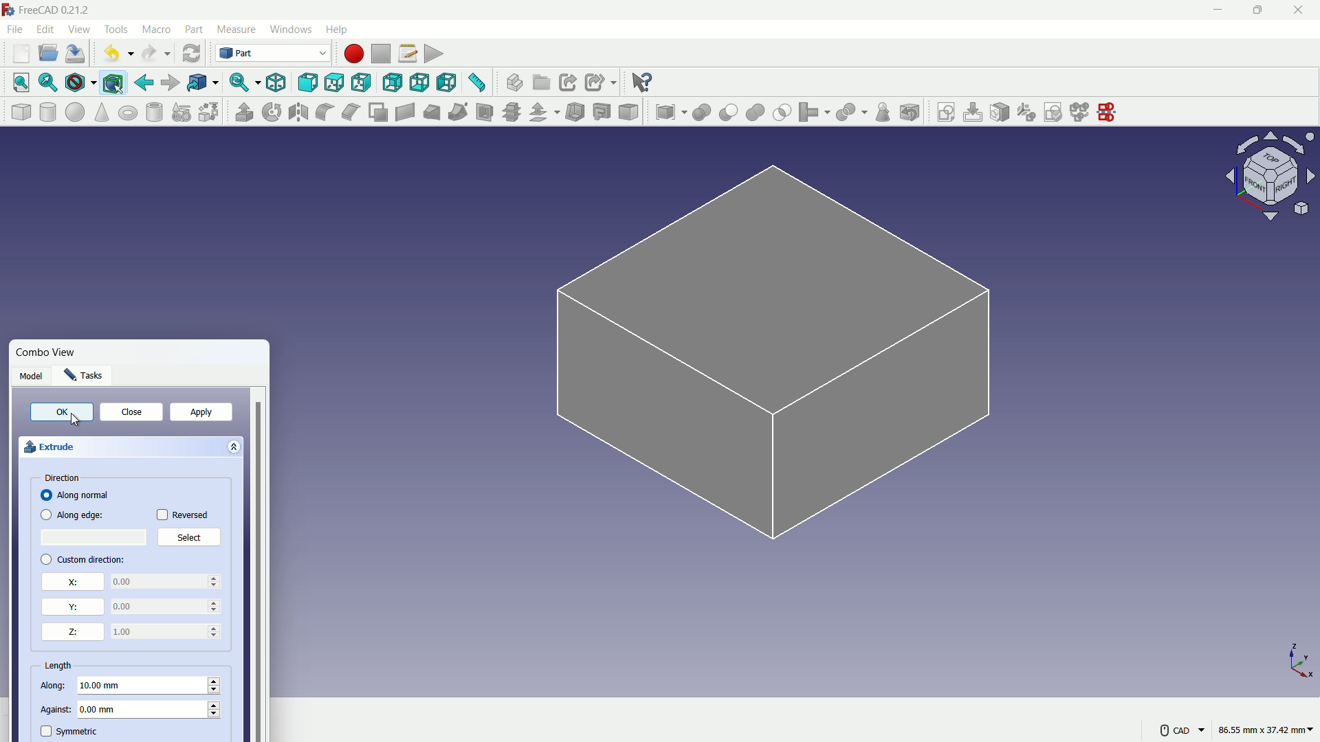 The height and width of the screenshot is (742, 1320). What do you see at coordinates (130, 447) in the screenshot?
I see `extrude ` at bounding box center [130, 447].